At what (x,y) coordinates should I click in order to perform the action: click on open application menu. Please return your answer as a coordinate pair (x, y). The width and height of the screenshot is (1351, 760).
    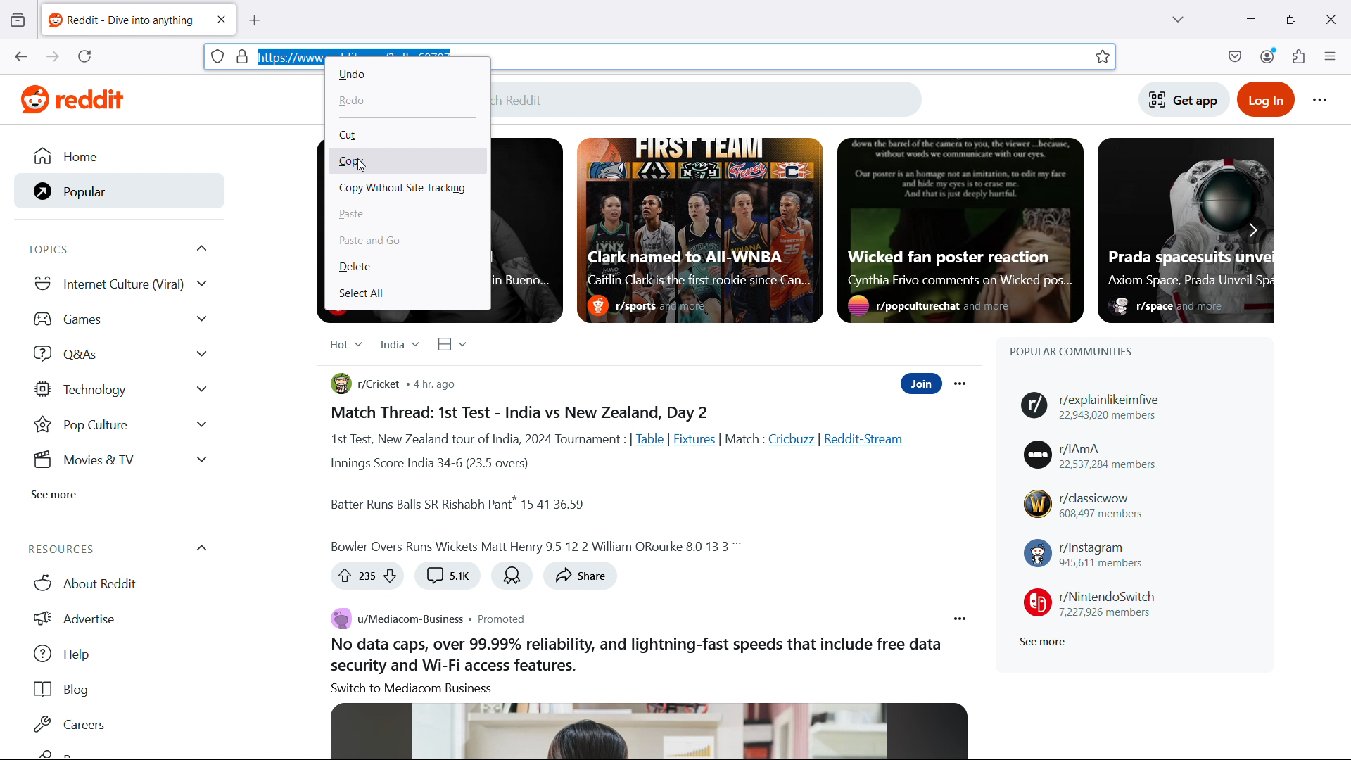
    Looking at the image, I should click on (1329, 56).